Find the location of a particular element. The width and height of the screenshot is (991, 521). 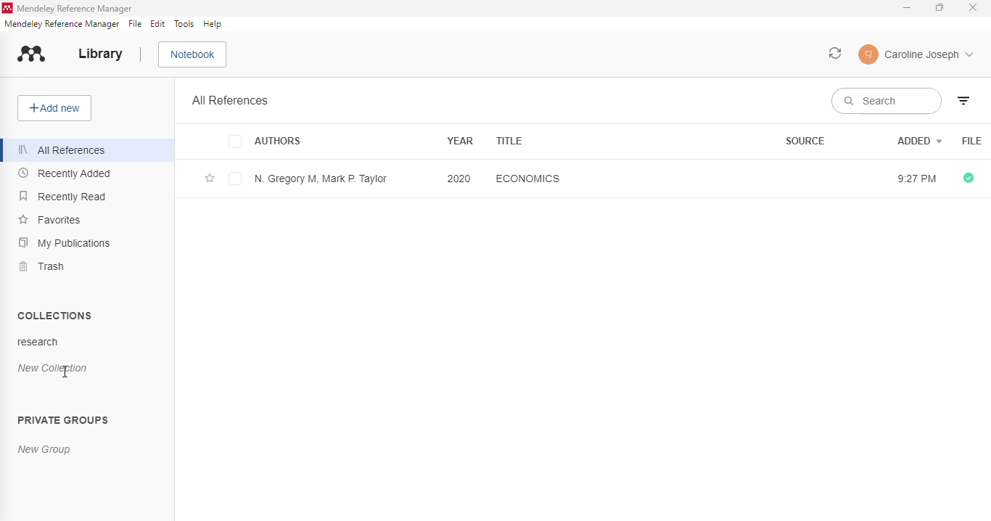

new group is located at coordinates (45, 450).